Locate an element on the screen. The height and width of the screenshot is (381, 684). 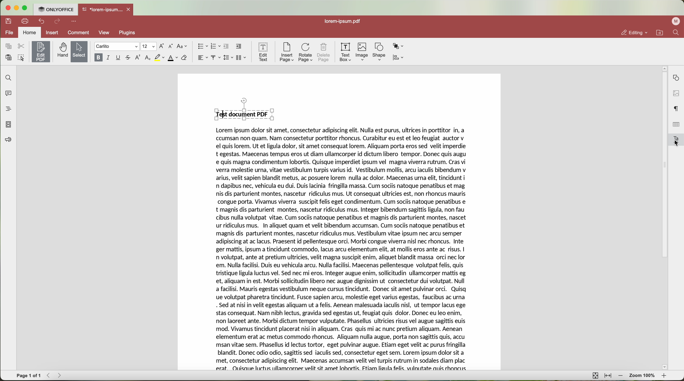
fit to width is located at coordinates (608, 376).